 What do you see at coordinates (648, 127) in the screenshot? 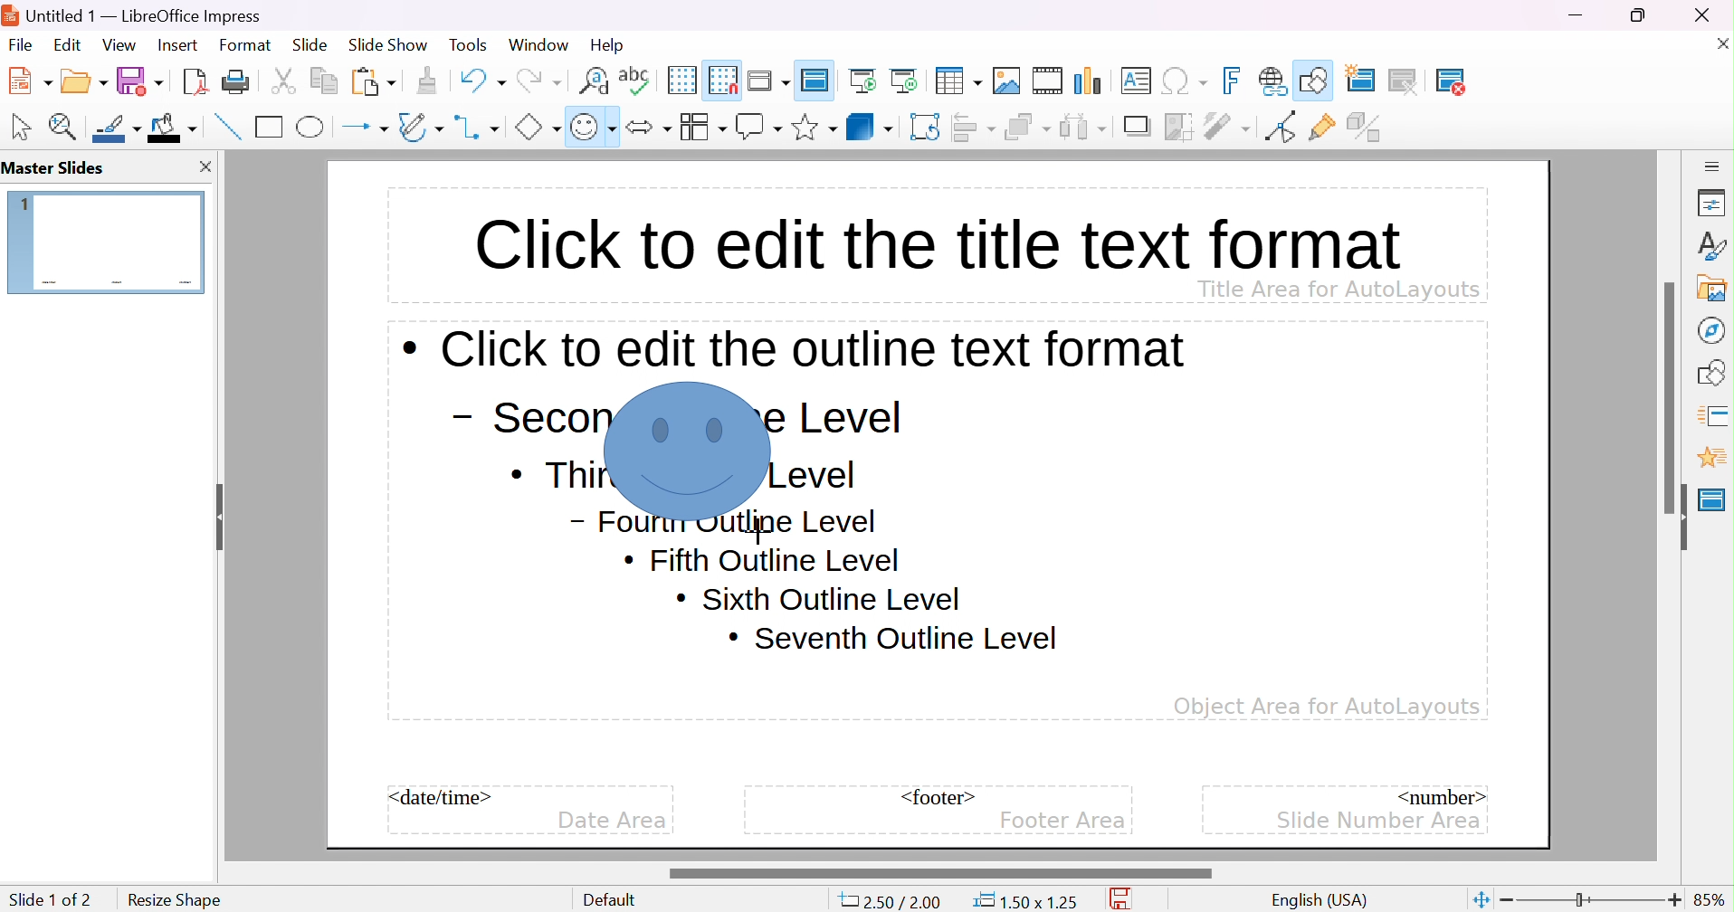
I see `block arrows` at bounding box center [648, 127].